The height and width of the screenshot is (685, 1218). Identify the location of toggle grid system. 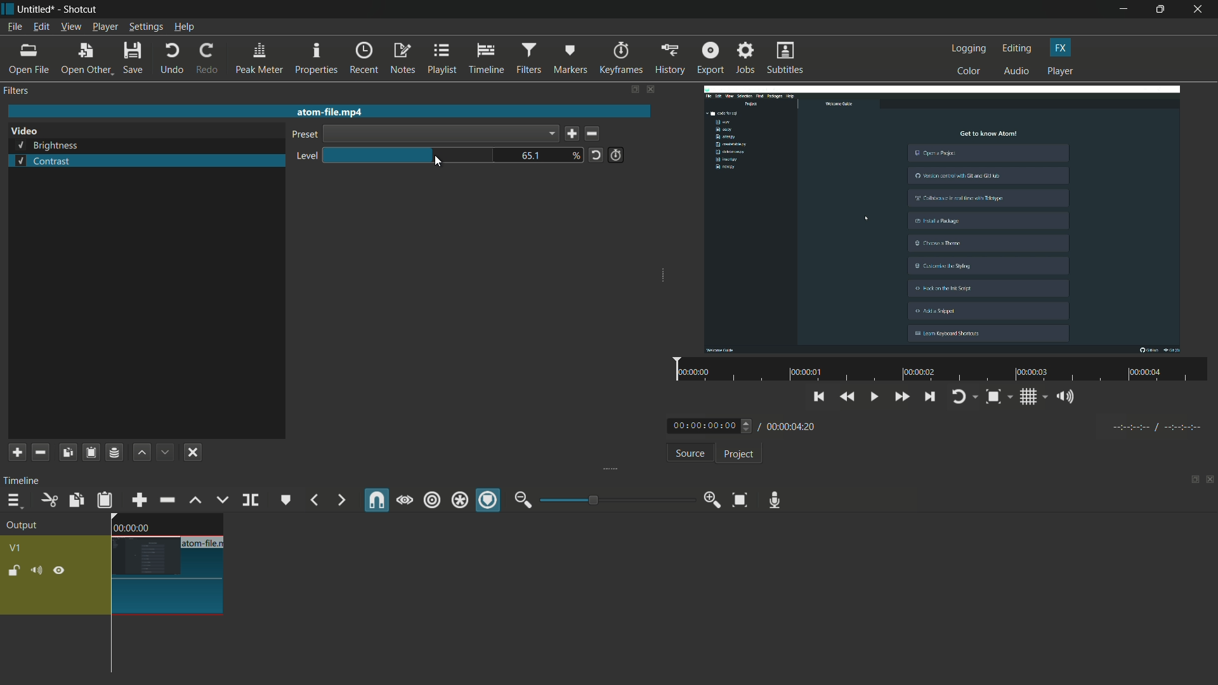
(1035, 399).